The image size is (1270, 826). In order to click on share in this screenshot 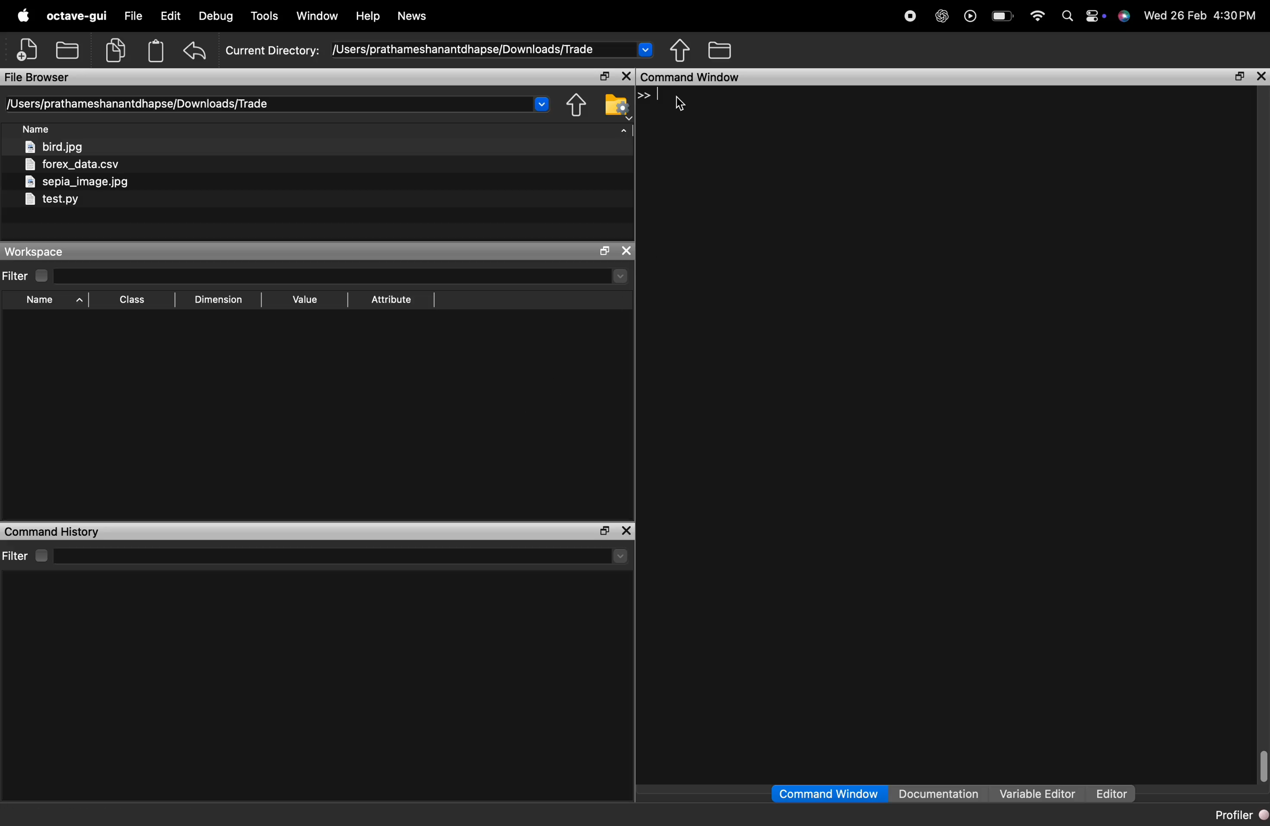, I will do `click(680, 49)`.